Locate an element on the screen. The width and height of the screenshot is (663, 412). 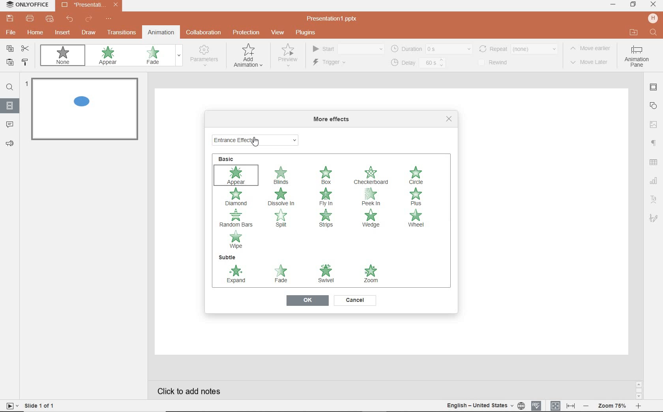
CANCEL is located at coordinates (355, 300).